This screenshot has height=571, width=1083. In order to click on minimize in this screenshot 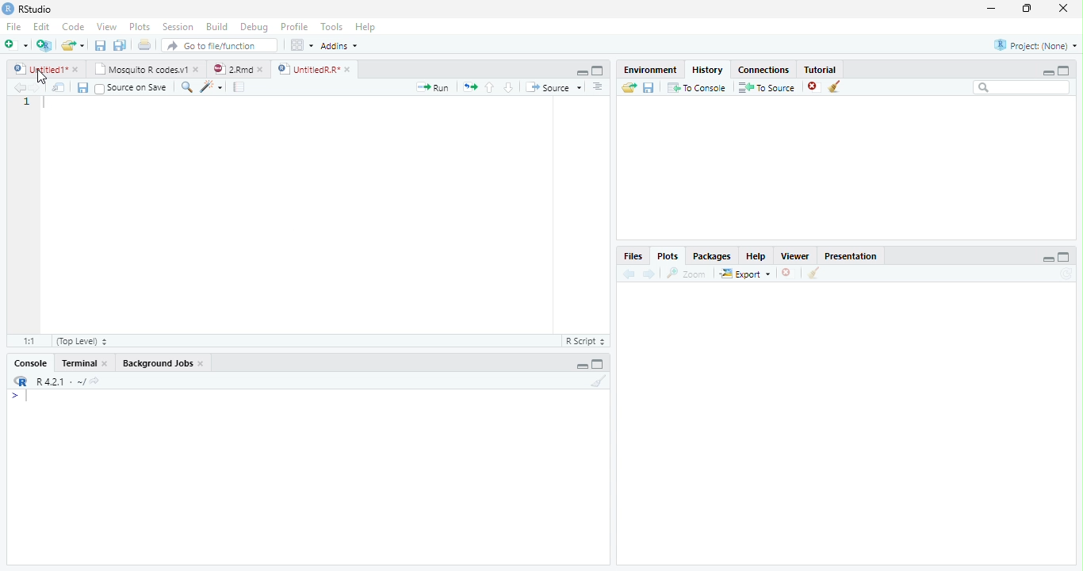, I will do `click(1049, 259)`.